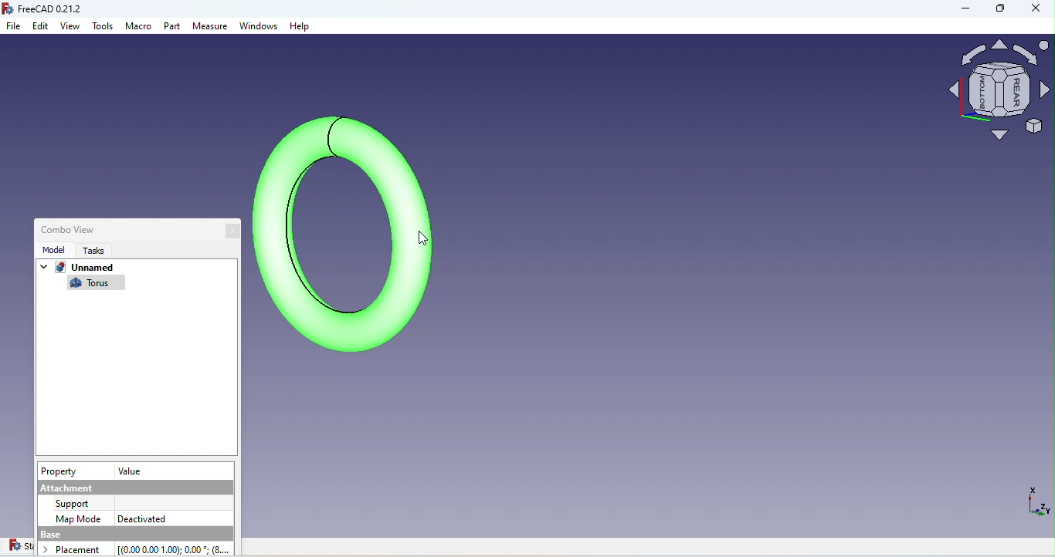 The width and height of the screenshot is (1055, 557). Describe the element at coordinates (80, 518) in the screenshot. I see `Map Mode` at that location.